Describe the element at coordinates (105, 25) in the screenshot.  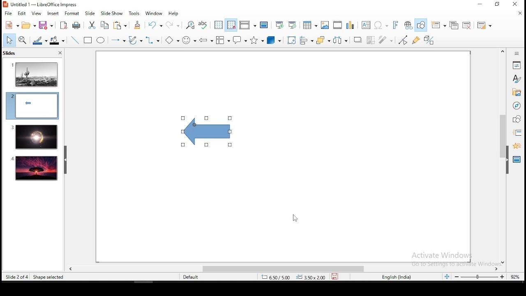
I see `copy` at that location.